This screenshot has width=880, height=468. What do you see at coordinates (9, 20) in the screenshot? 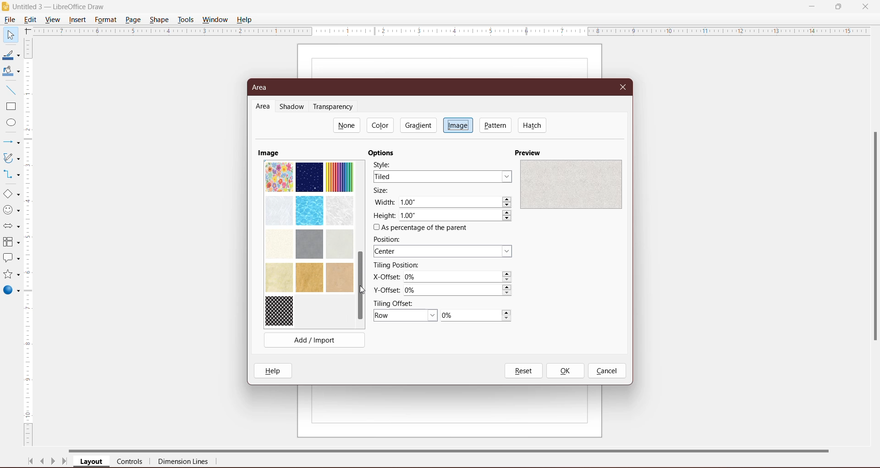
I see `File` at bounding box center [9, 20].